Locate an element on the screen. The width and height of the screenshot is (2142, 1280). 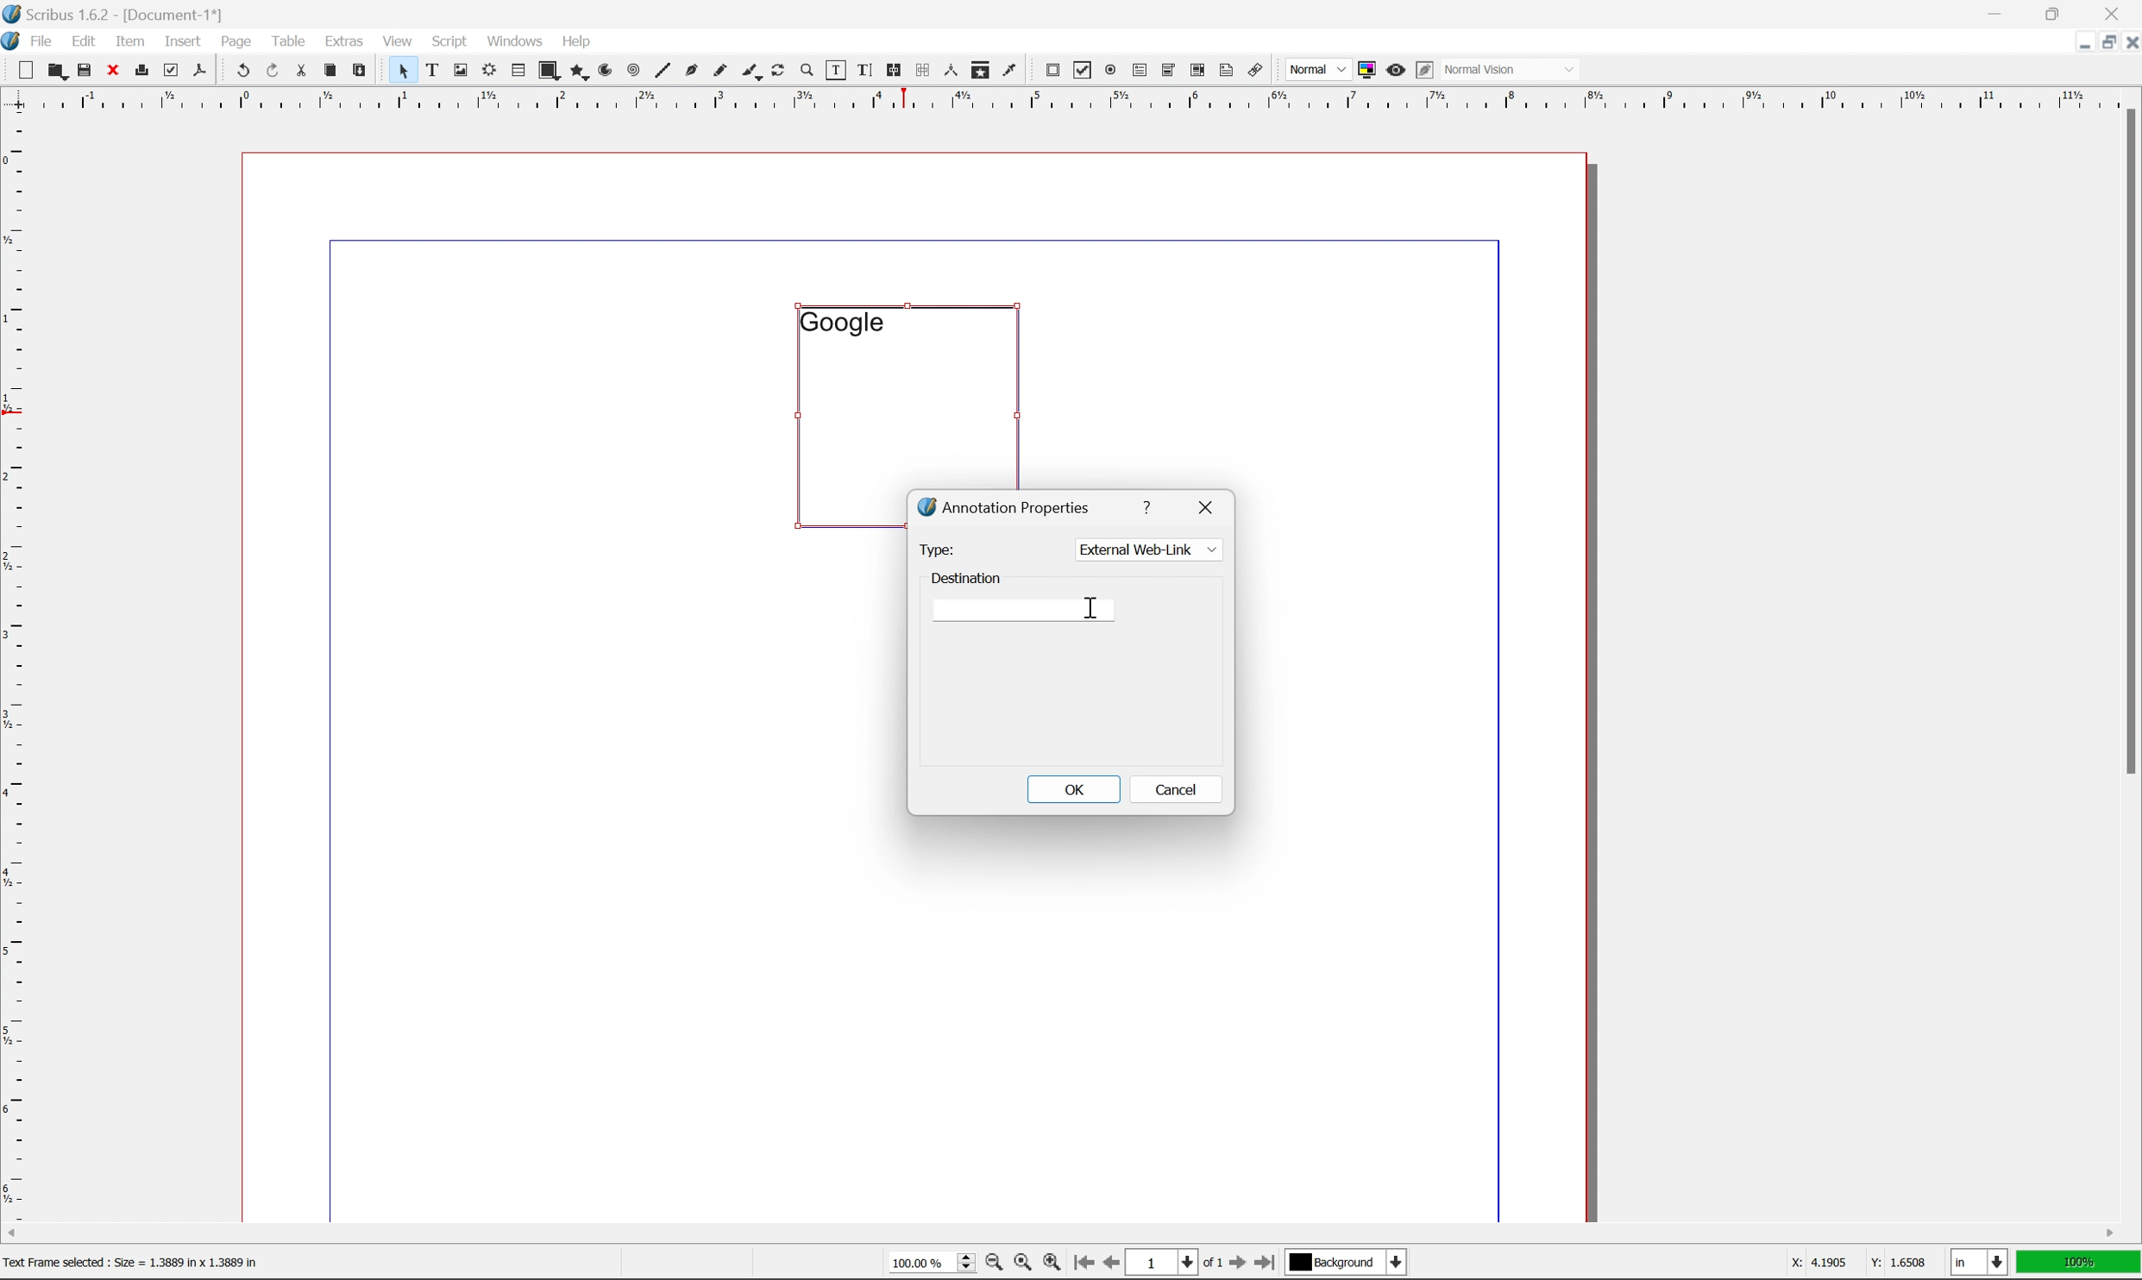
paste is located at coordinates (361, 71).